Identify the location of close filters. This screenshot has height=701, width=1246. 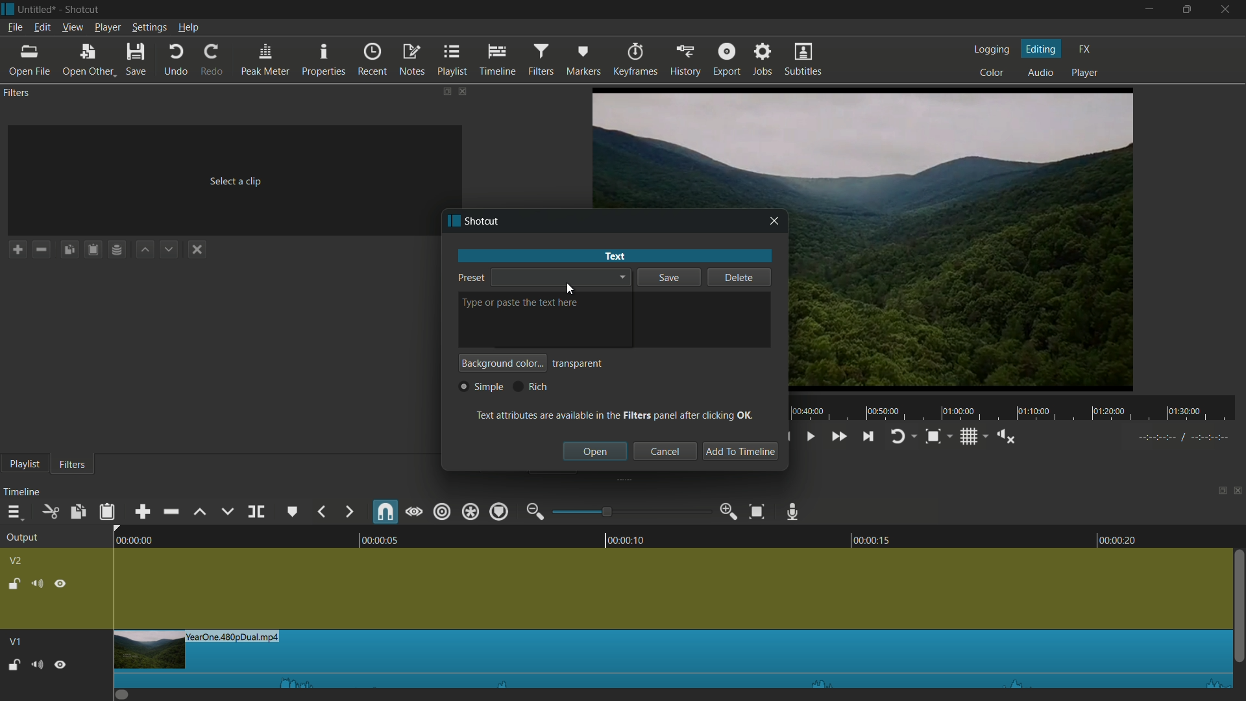
(465, 91).